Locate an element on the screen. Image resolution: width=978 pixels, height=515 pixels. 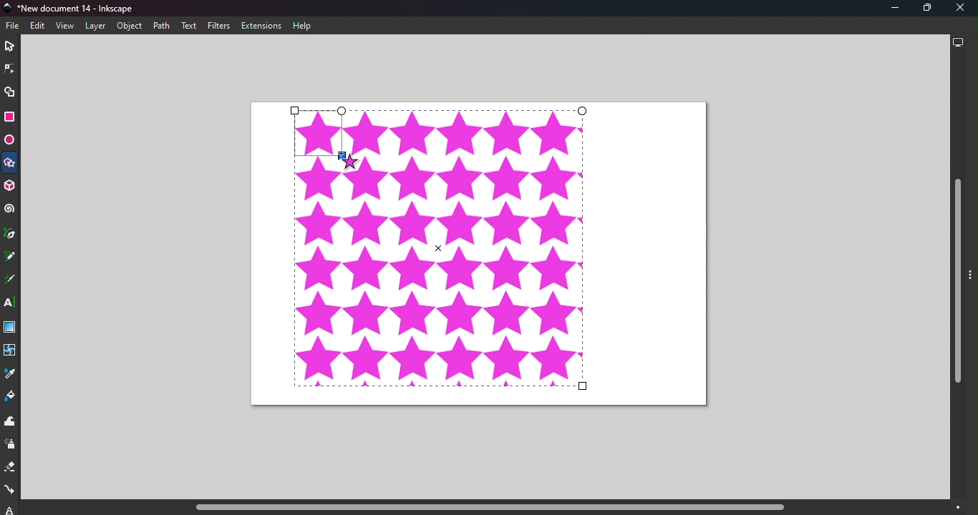
Maximize tool is located at coordinates (924, 8).